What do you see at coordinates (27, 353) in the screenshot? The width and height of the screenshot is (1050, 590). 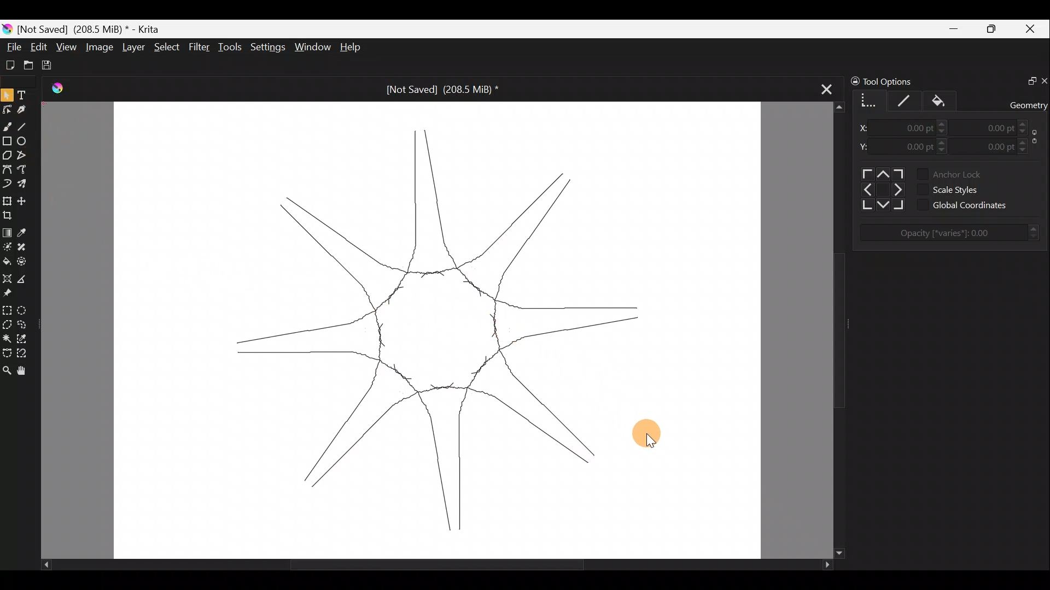 I see `Magnetic curve selection tool` at bounding box center [27, 353].